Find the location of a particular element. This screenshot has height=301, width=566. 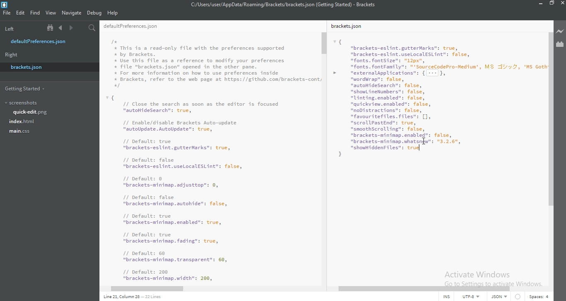

View  is located at coordinates (51, 12).